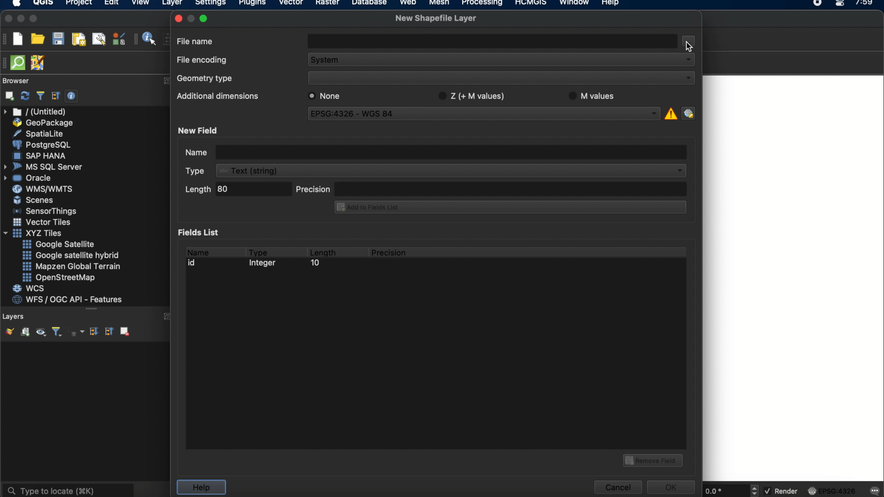 This screenshot has width=884, height=497. What do you see at coordinates (670, 112) in the screenshot?
I see `crs info` at bounding box center [670, 112].